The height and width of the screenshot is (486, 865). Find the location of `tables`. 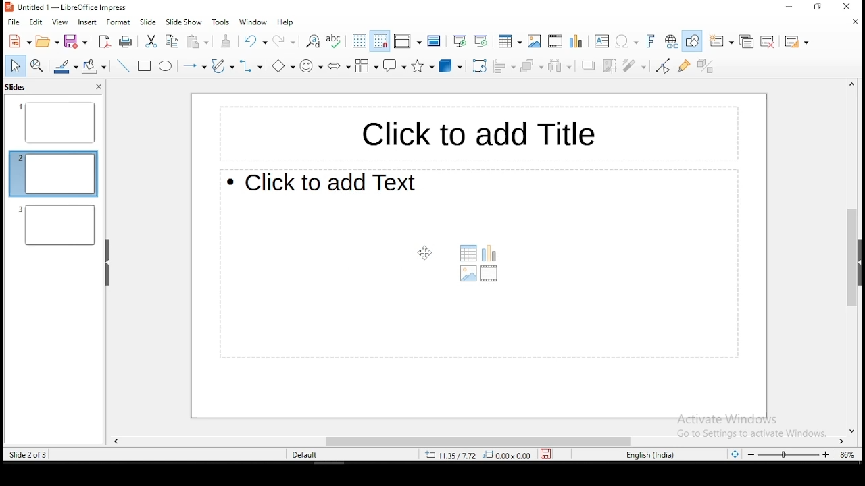

tables is located at coordinates (511, 41).